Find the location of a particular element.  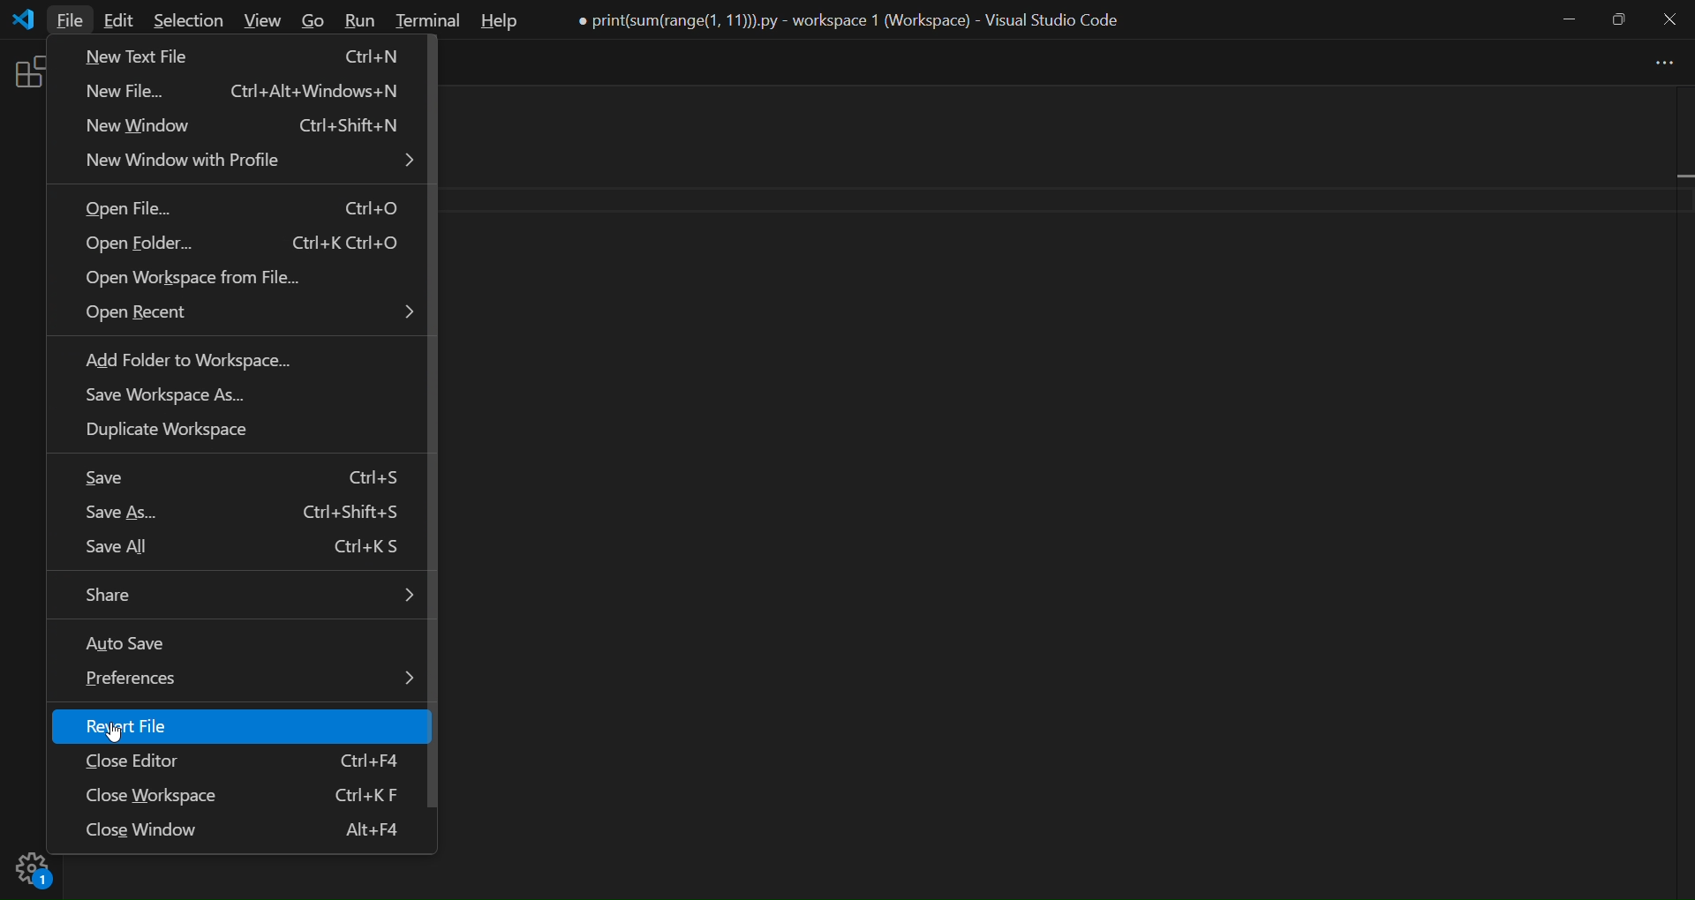

save workspace as is located at coordinates (170, 397).